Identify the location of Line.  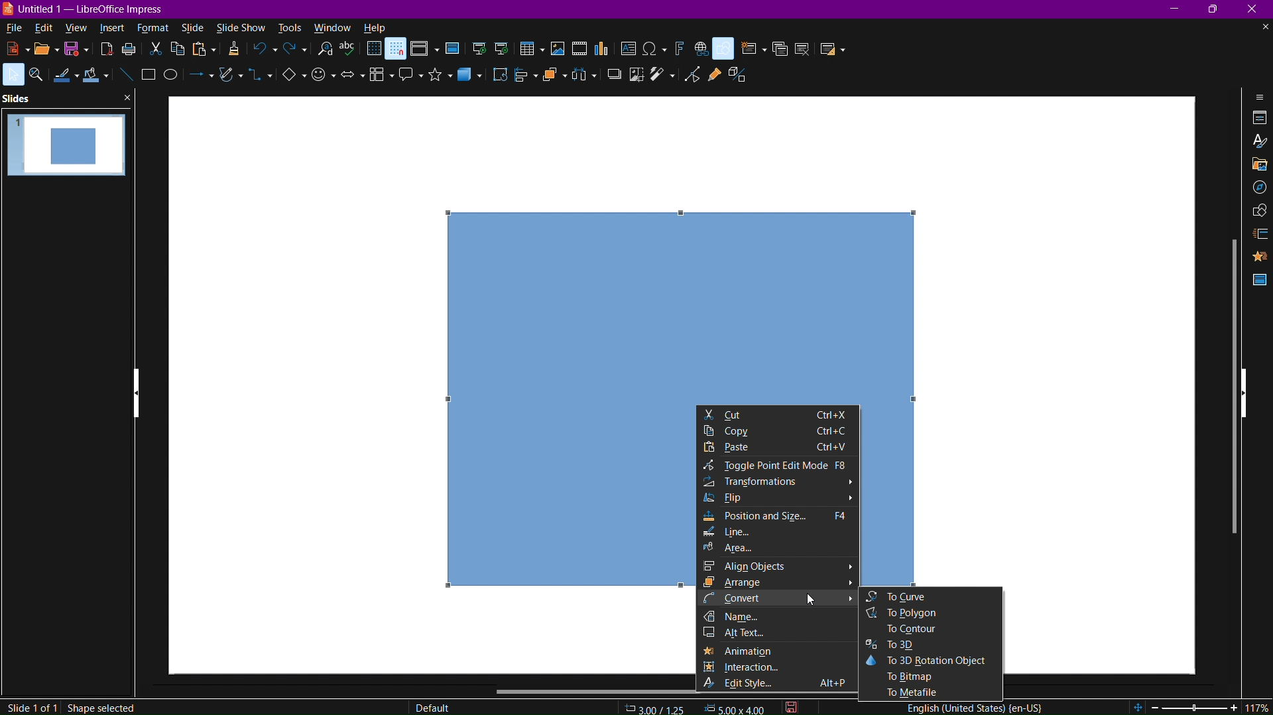
(748, 535).